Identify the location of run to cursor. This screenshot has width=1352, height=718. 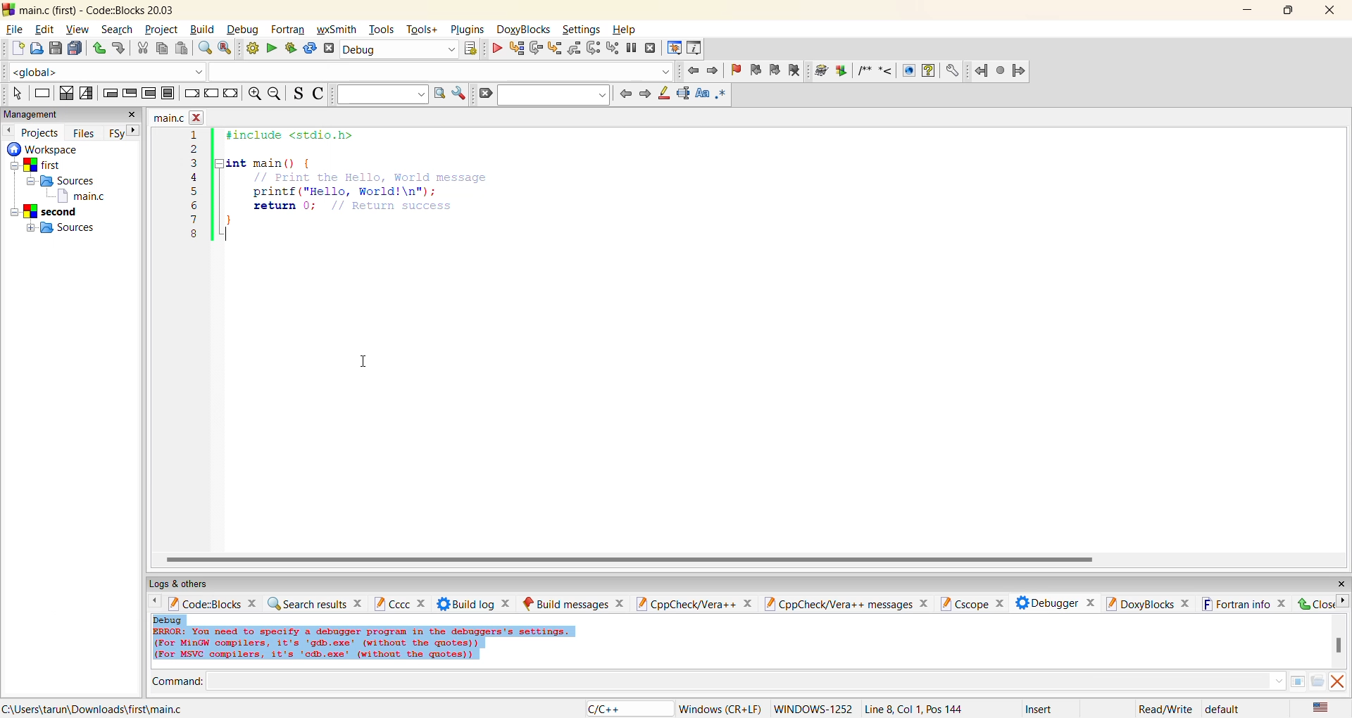
(514, 49).